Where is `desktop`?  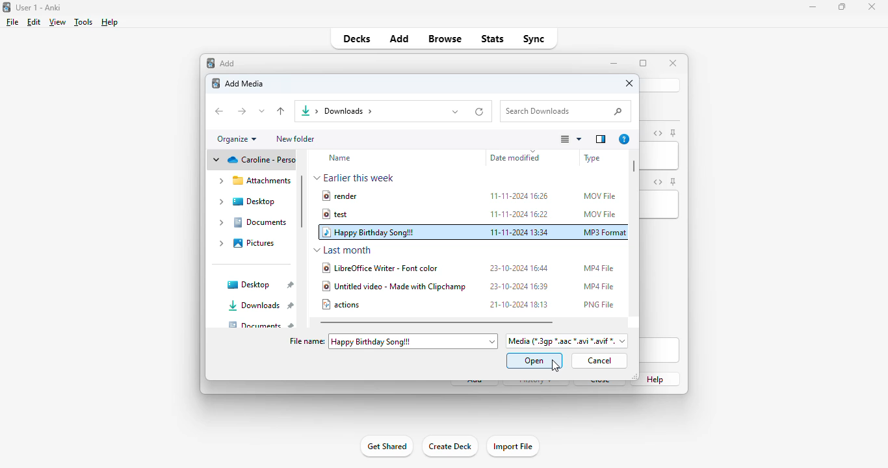 desktop is located at coordinates (260, 284).